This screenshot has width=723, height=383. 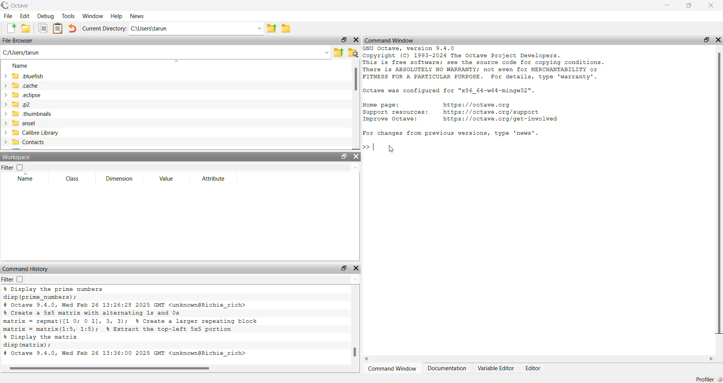 What do you see at coordinates (38, 132) in the screenshot?
I see `calibre library` at bounding box center [38, 132].